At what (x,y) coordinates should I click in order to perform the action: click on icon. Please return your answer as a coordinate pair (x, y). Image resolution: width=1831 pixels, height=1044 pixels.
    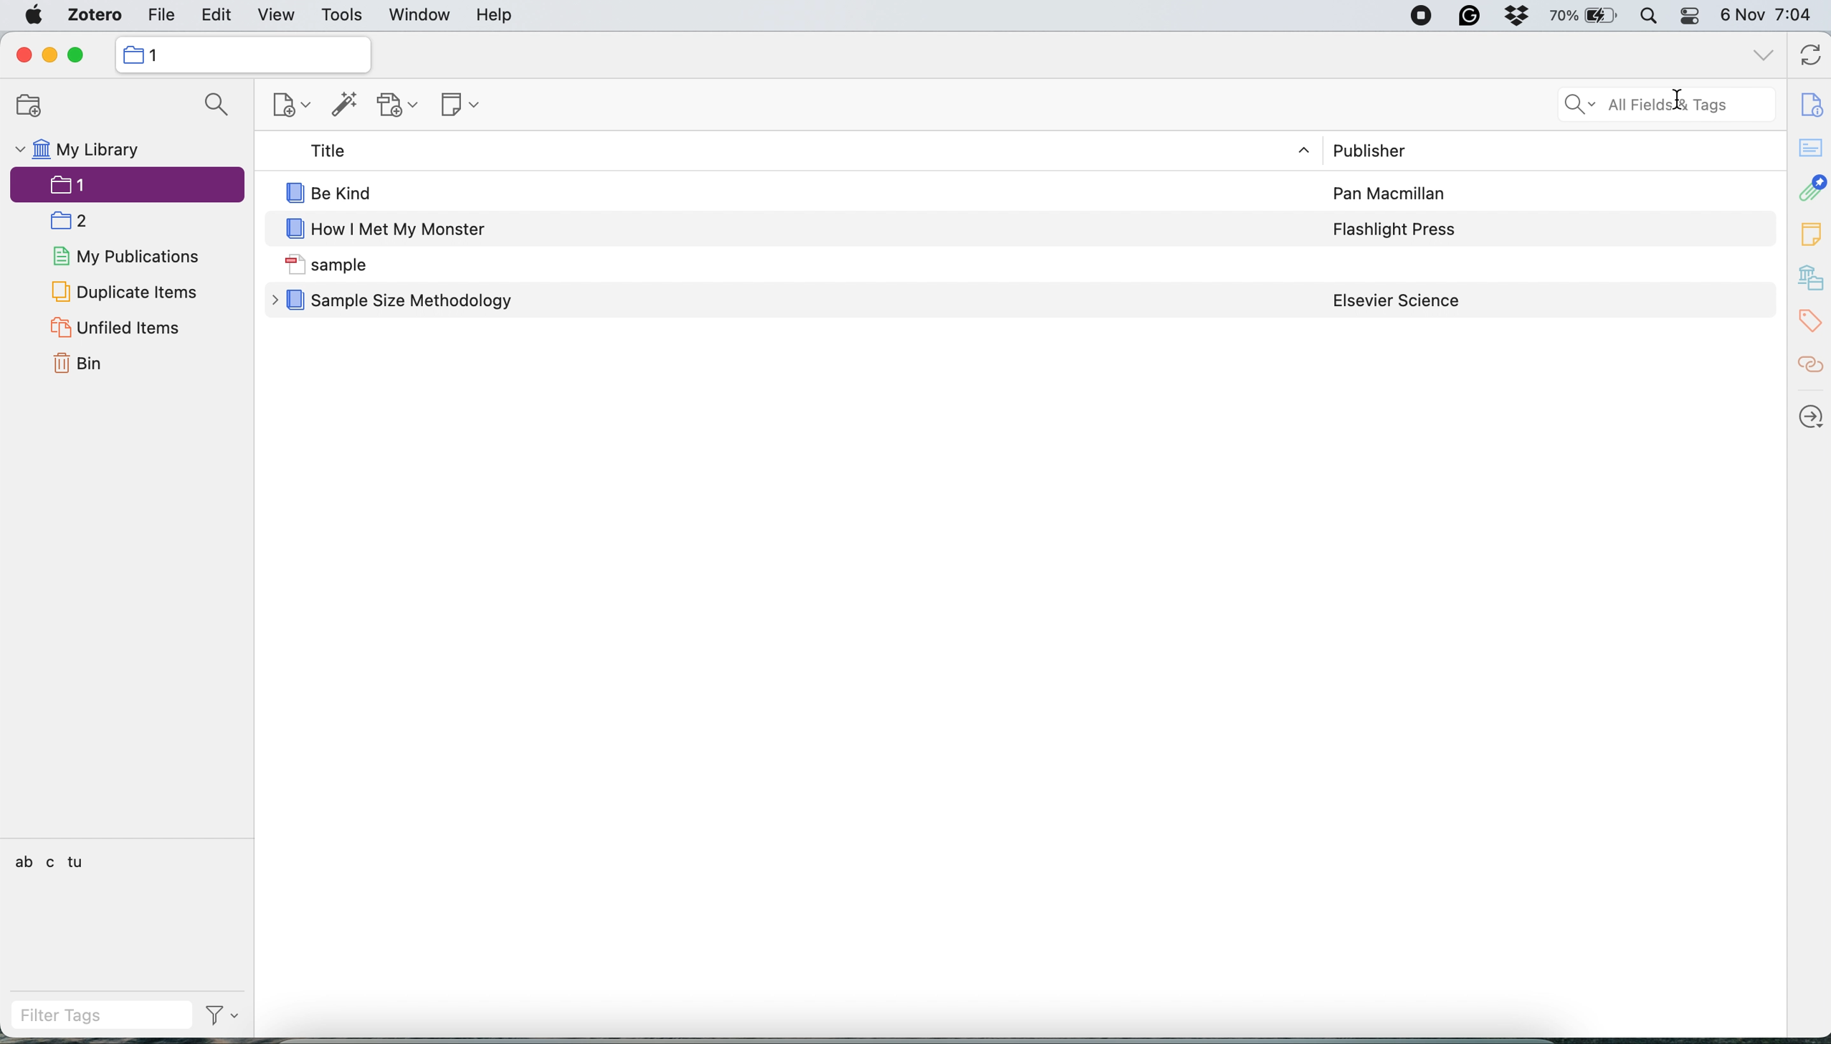
    Looking at the image, I should click on (293, 265).